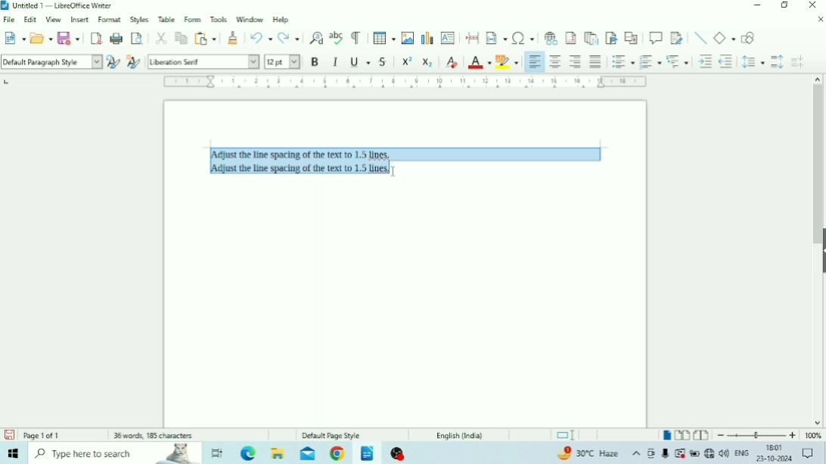 This screenshot has width=826, height=464. Describe the element at coordinates (818, 145) in the screenshot. I see `Vertical scrollbar` at that location.